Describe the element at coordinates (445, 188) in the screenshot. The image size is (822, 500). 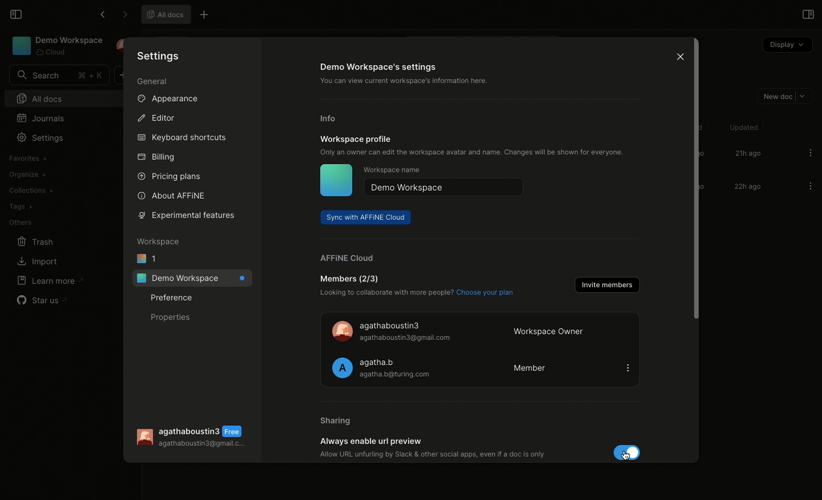
I see `Demo workspace` at that location.